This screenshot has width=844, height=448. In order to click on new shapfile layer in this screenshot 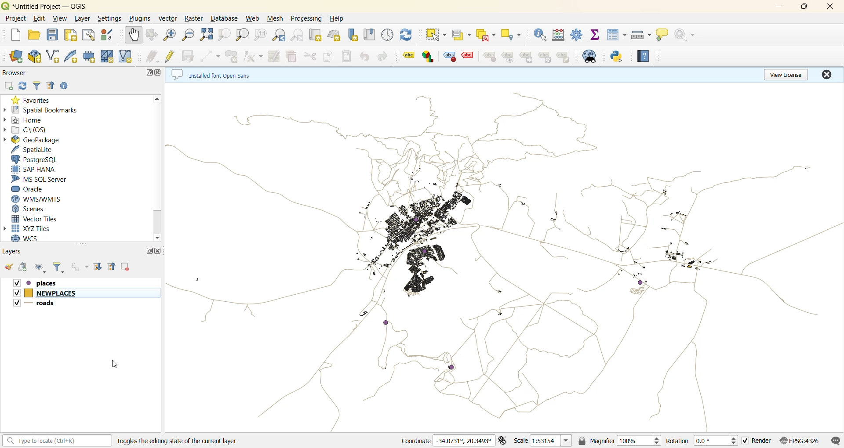, I will do `click(53, 58)`.